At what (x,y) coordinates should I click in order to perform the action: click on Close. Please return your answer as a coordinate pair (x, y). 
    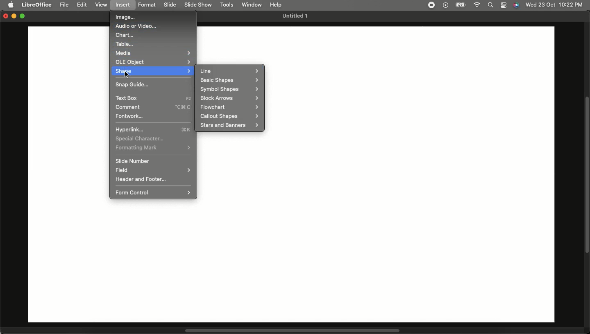
    Looking at the image, I should click on (4, 17).